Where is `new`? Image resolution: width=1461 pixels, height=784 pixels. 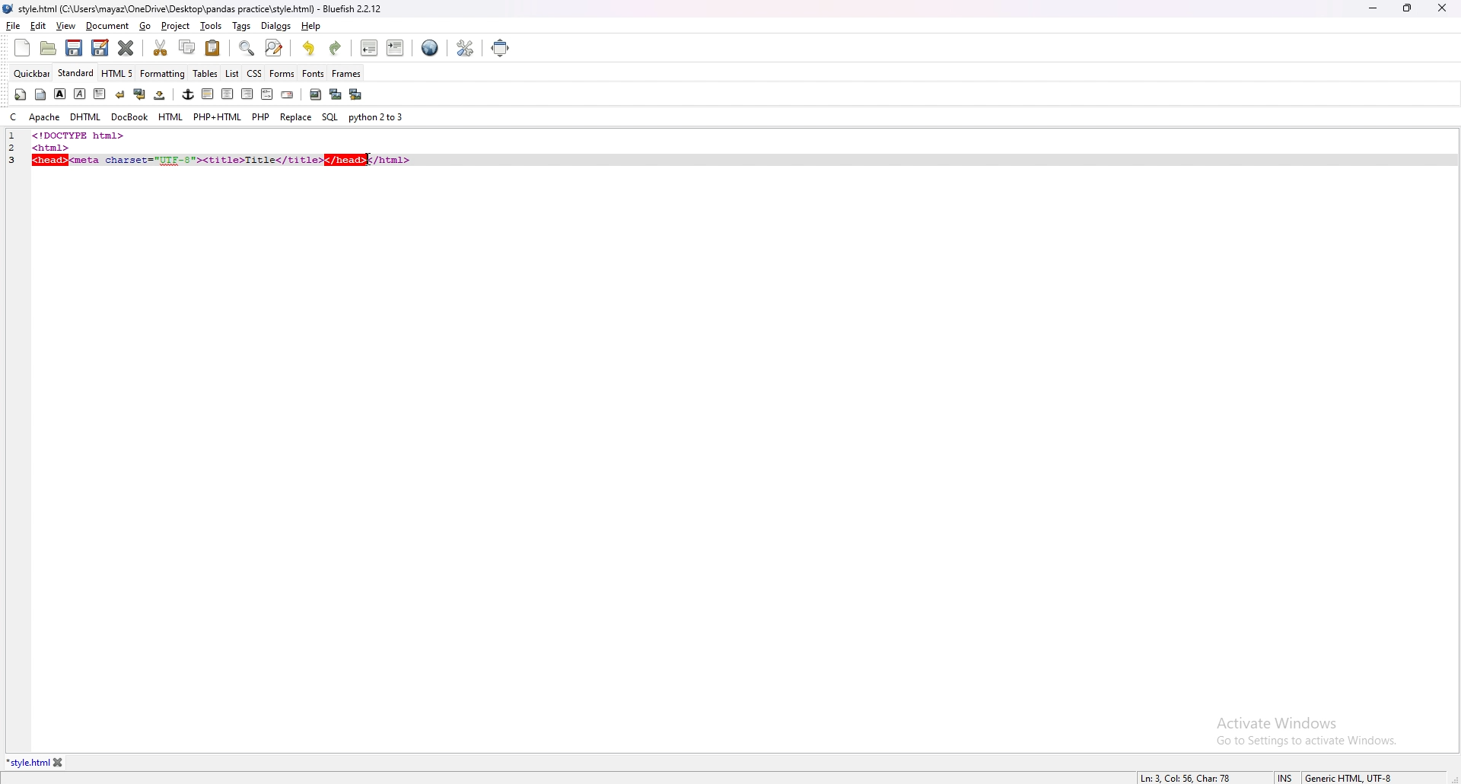 new is located at coordinates (22, 48).